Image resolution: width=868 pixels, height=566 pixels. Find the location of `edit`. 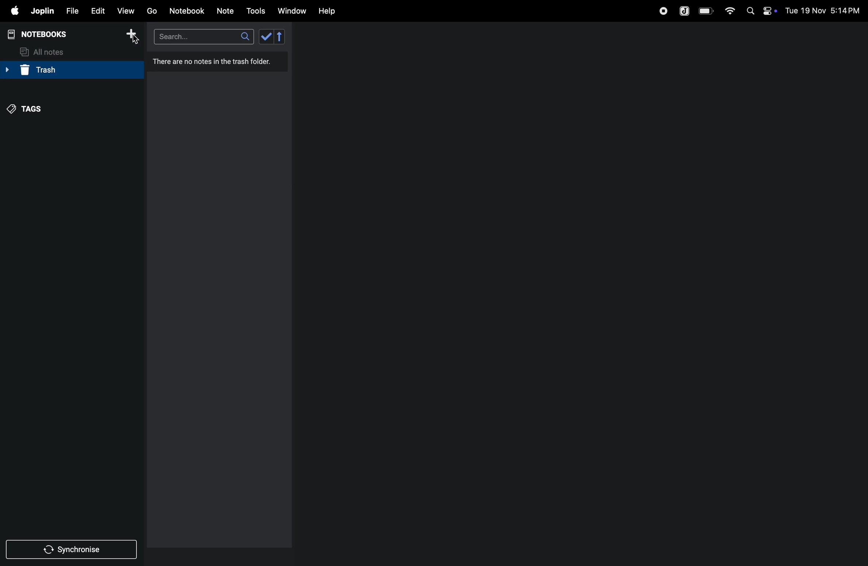

edit is located at coordinates (94, 9).